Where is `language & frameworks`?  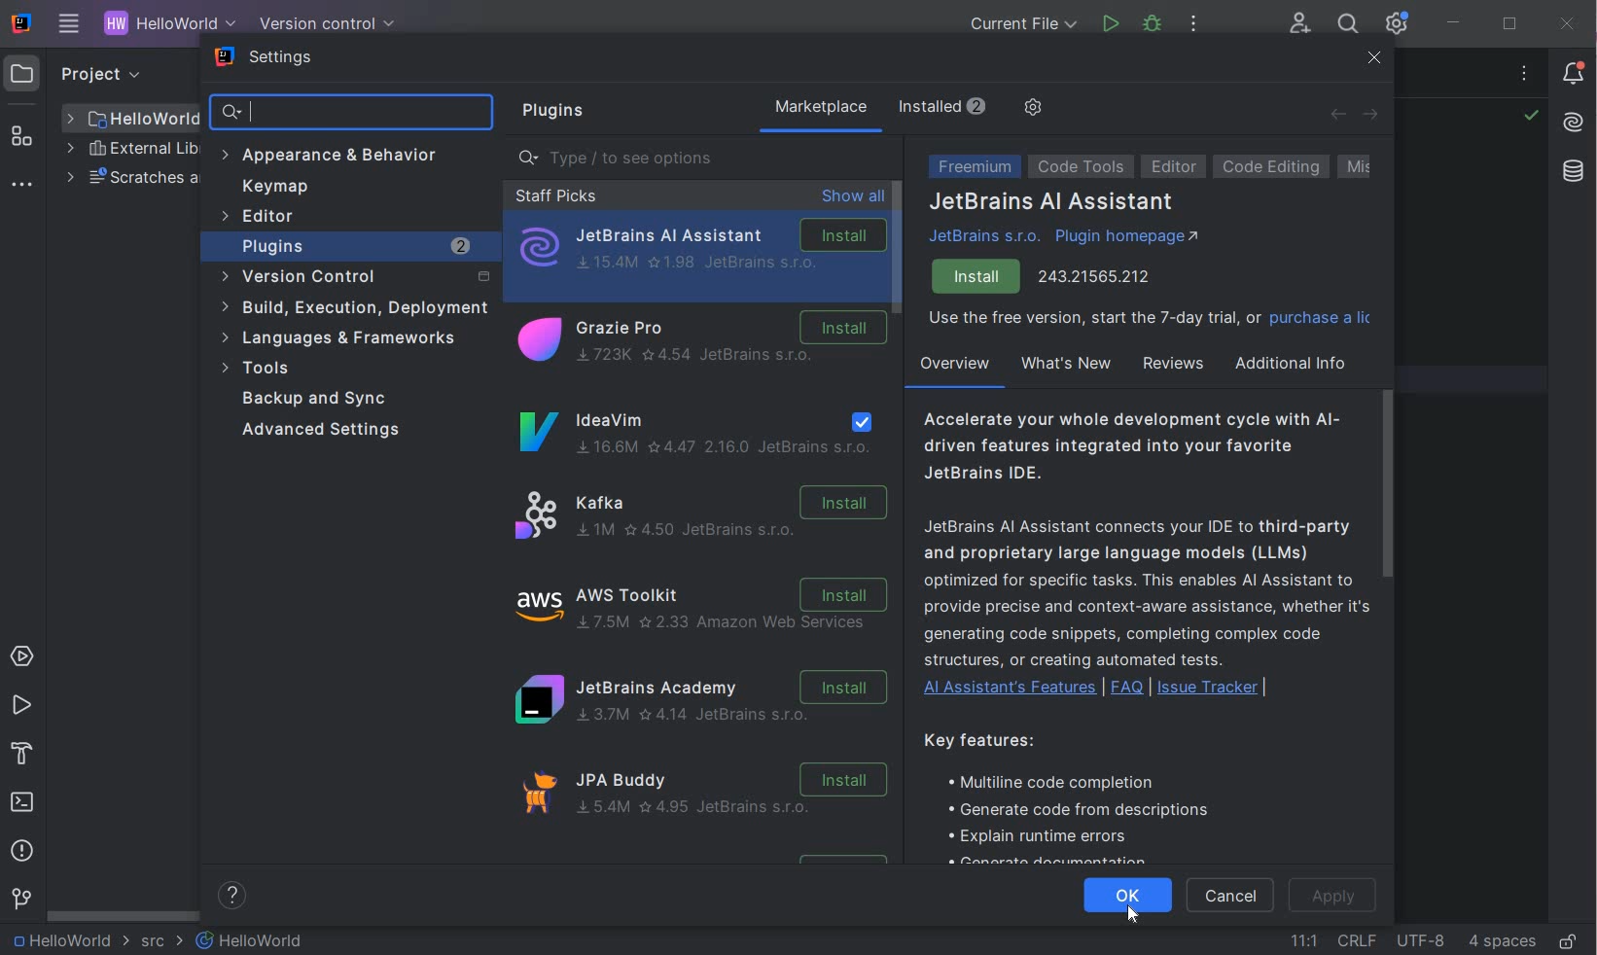
language & frameworks is located at coordinates (341, 341).